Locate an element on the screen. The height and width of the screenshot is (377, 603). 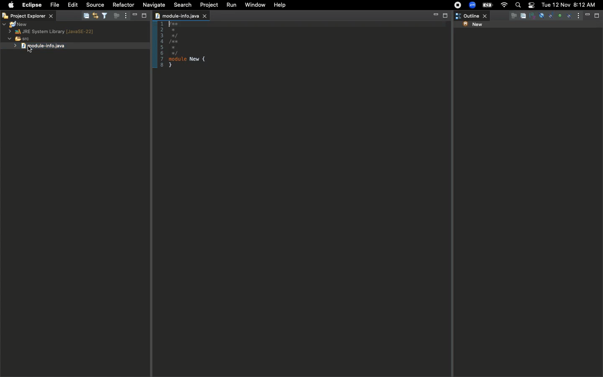
Minimize is located at coordinates (133, 15).